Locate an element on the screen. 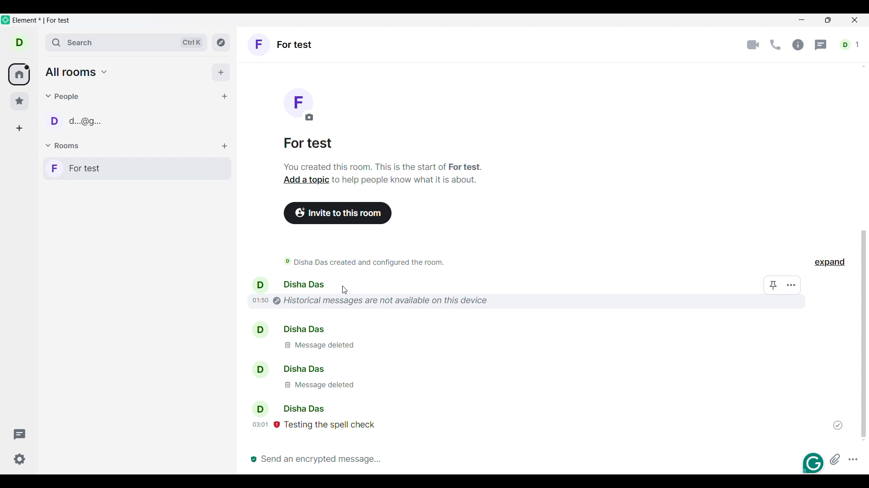 This screenshot has height=488, width=869. historical messages are not available on this device is located at coordinates (370, 300).